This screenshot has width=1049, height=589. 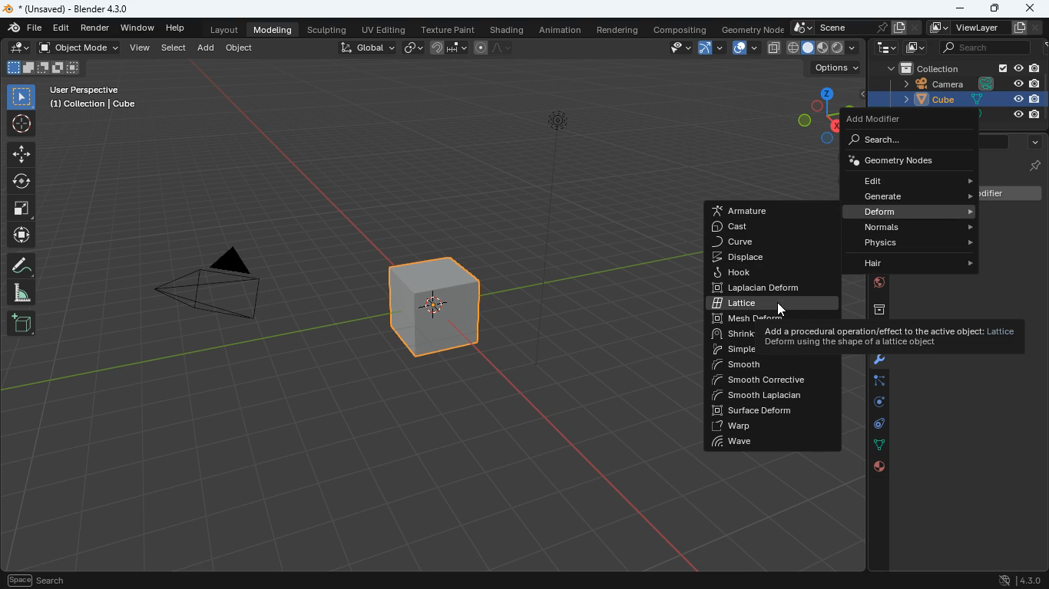 What do you see at coordinates (769, 412) in the screenshot?
I see `surface deform` at bounding box center [769, 412].